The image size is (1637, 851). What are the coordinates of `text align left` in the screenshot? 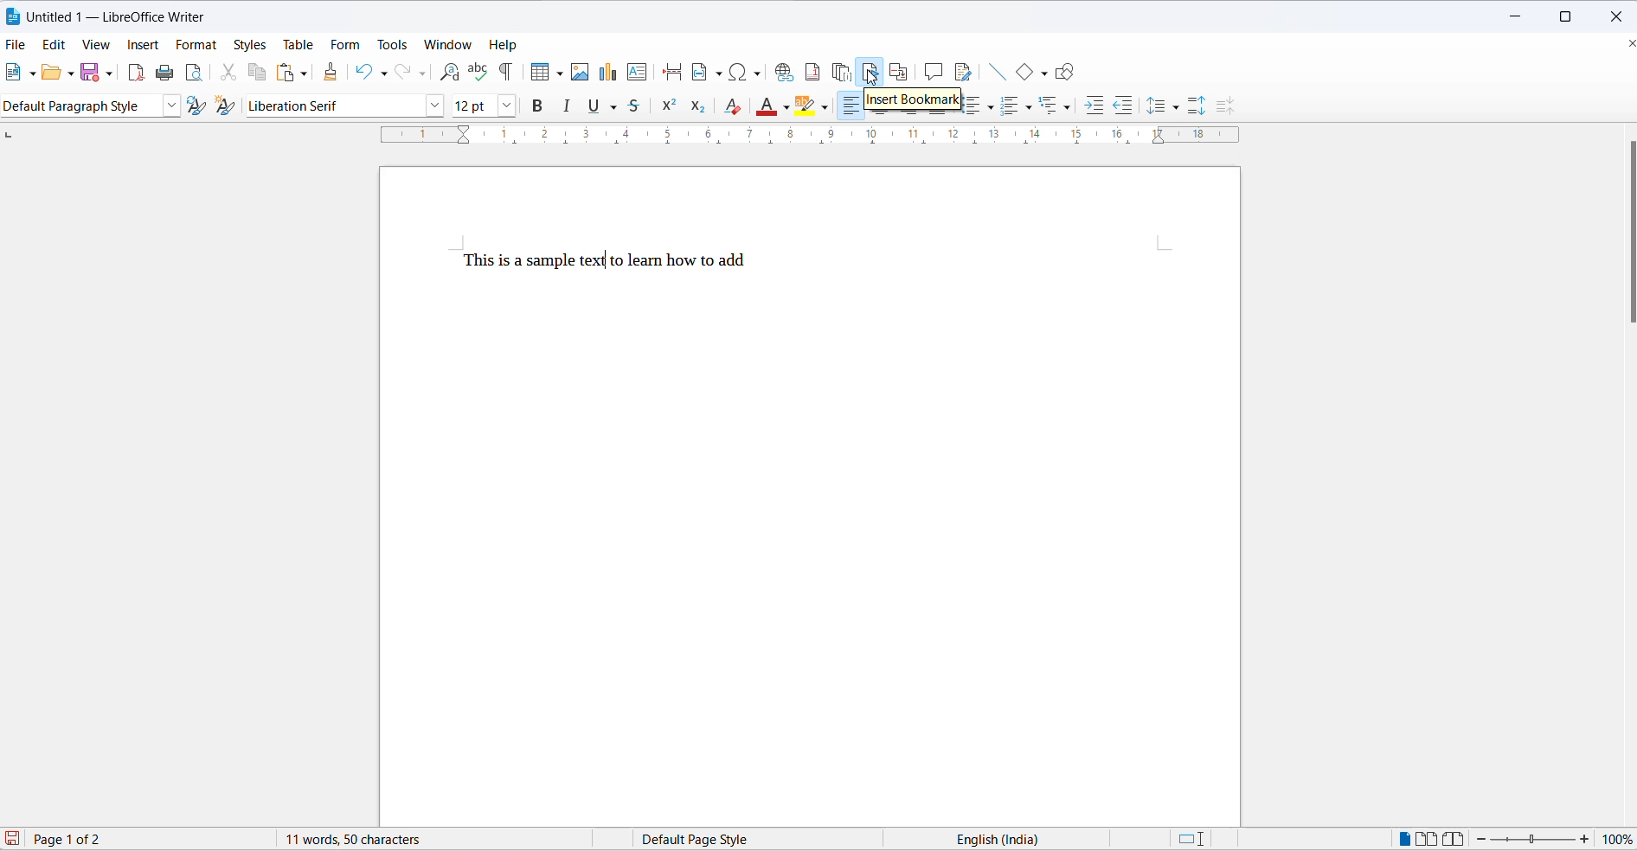 It's located at (849, 106).